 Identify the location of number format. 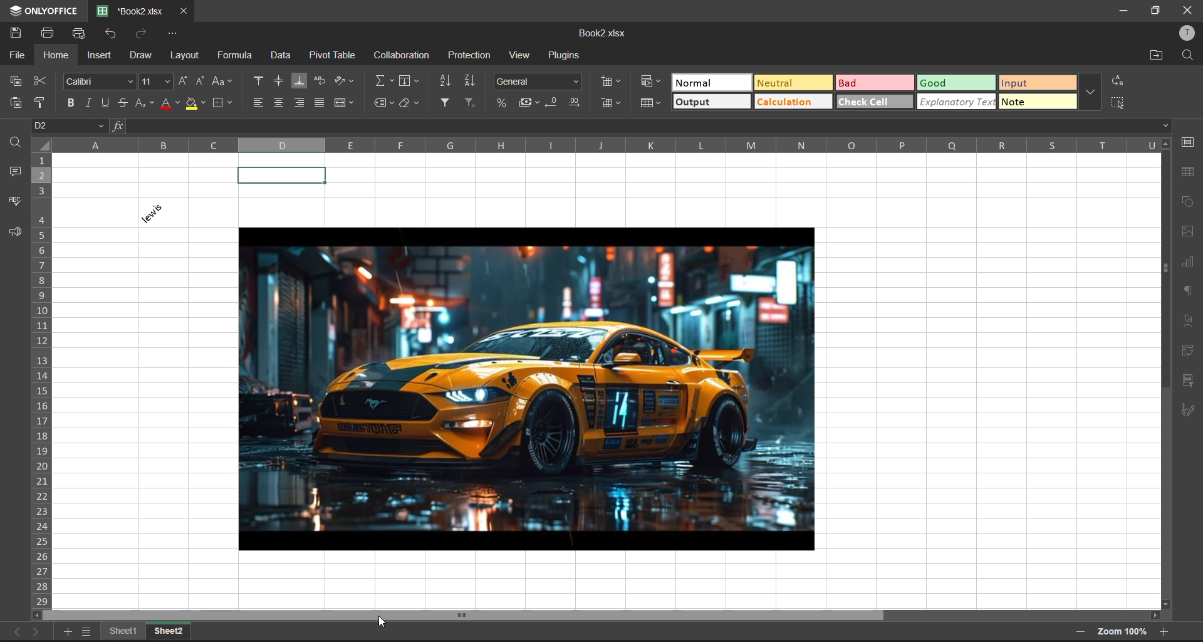
(538, 82).